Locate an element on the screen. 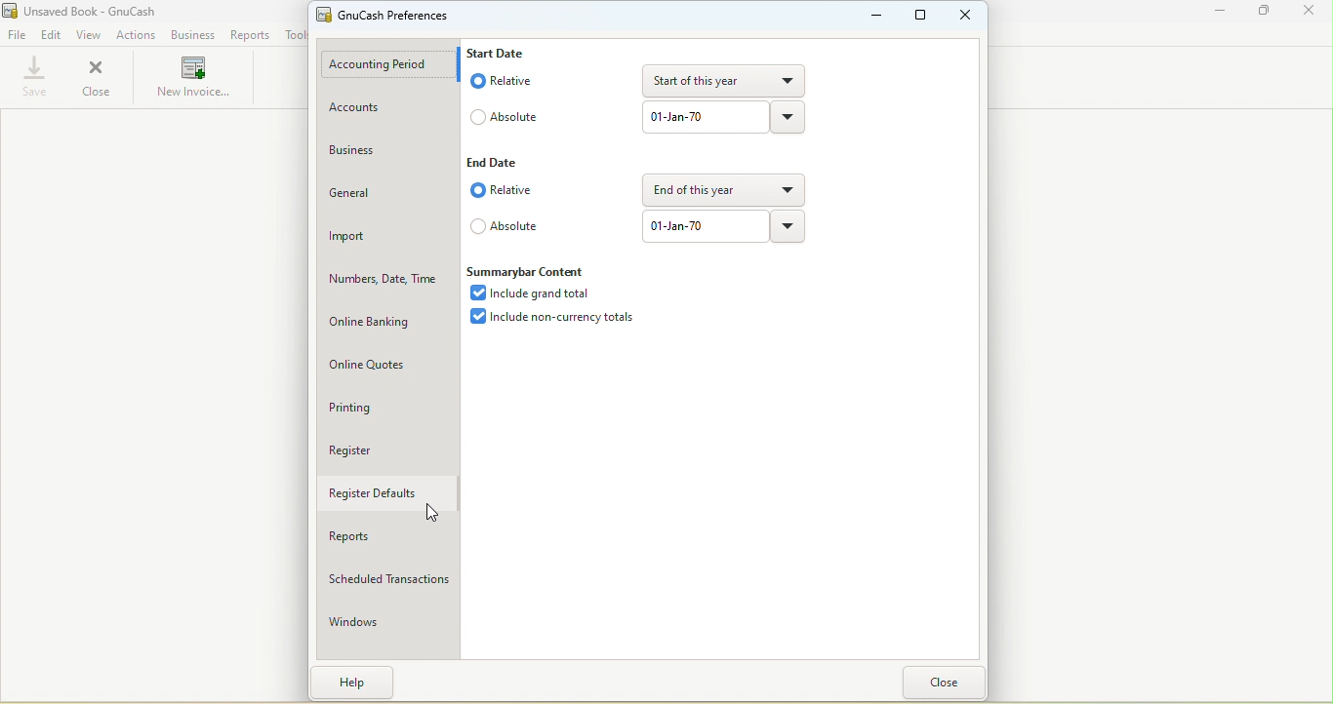 The height and width of the screenshot is (704, 1333). Help is located at coordinates (353, 684).